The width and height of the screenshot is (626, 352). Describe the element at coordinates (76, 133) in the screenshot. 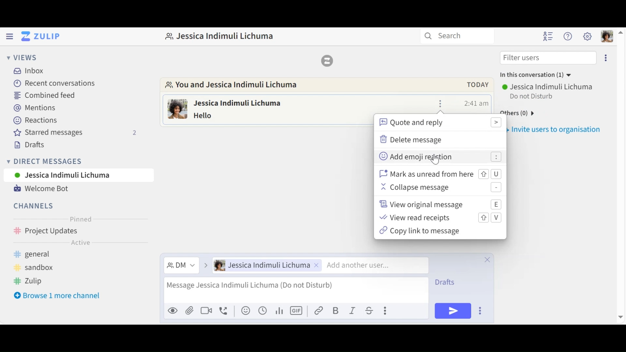

I see `Starred messages` at that location.